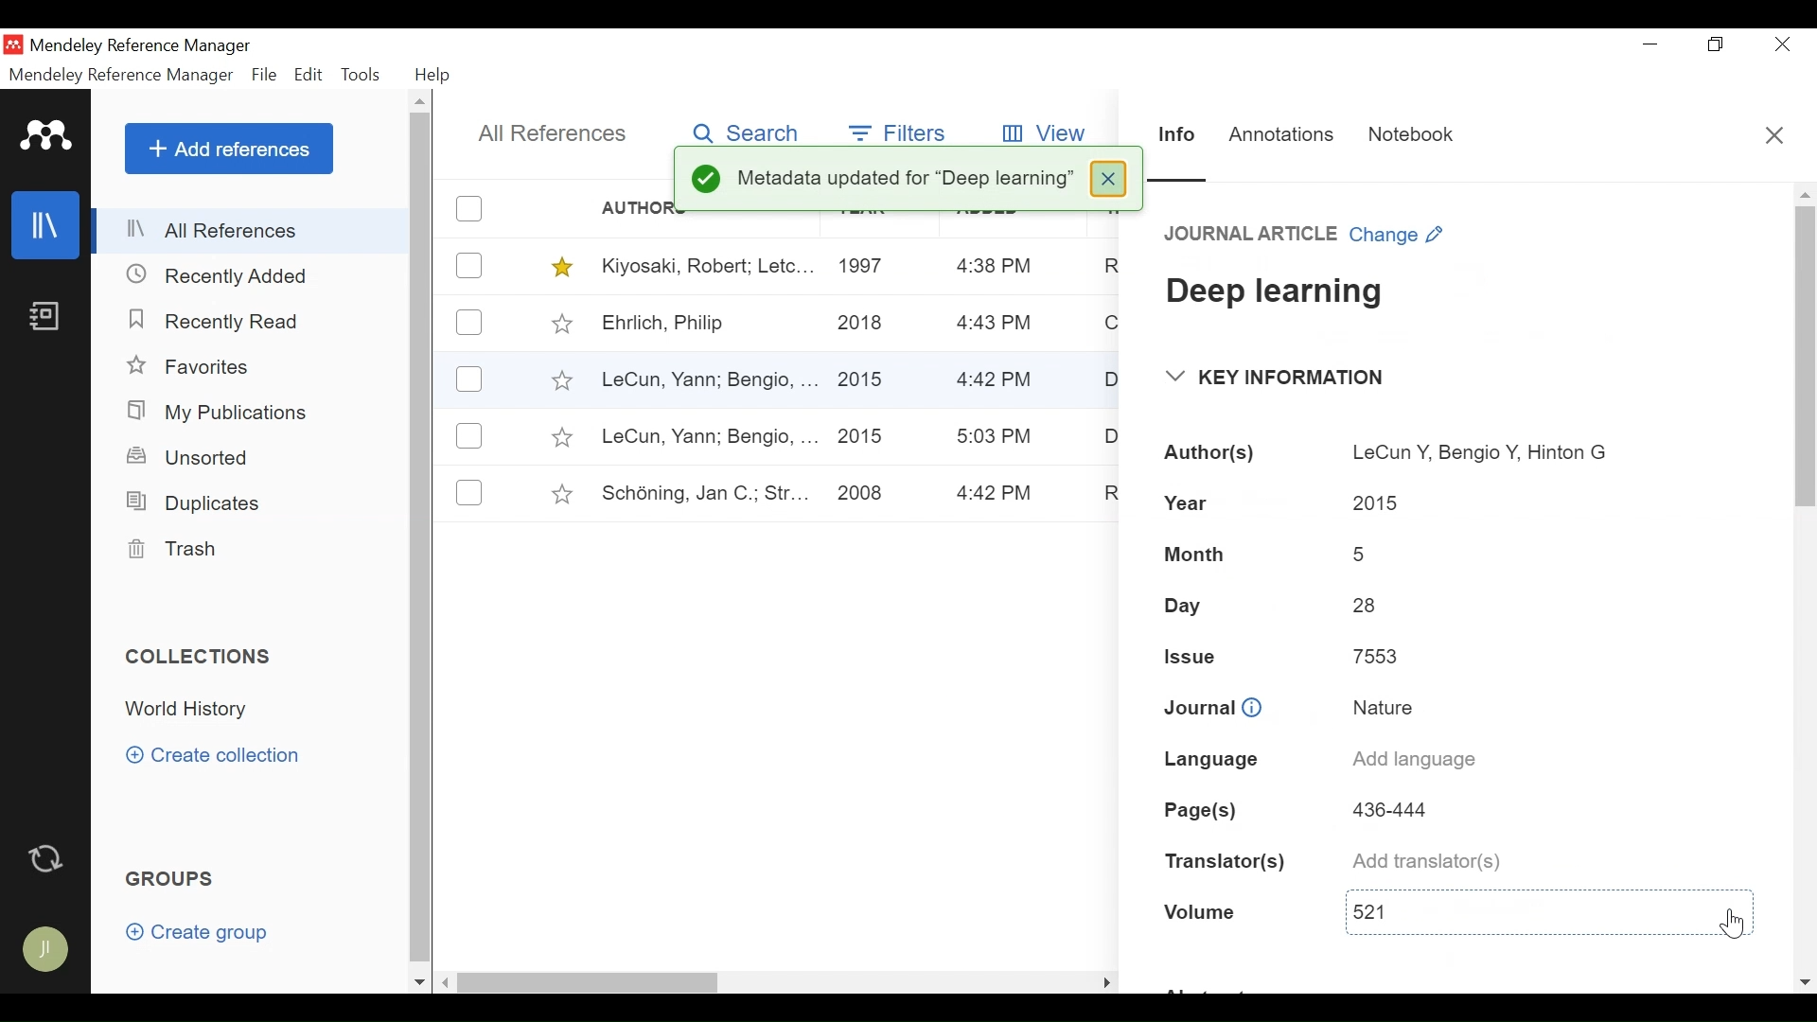 This screenshot has width=1817, height=1022. I want to click on Trash, so click(171, 550).